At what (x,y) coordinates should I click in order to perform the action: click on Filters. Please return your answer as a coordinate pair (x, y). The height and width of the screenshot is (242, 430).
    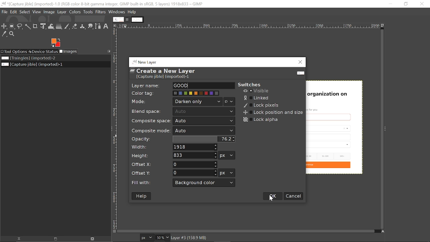
    Looking at the image, I should click on (101, 12).